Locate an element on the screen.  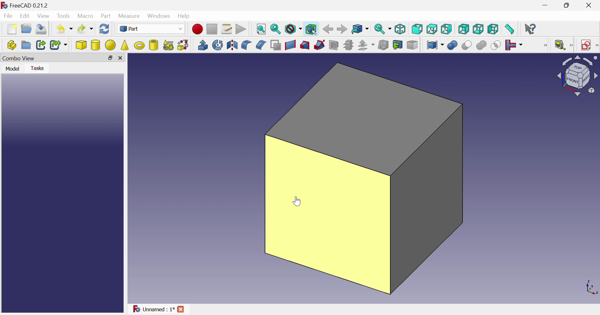
Section is located at coordinates (334, 45).